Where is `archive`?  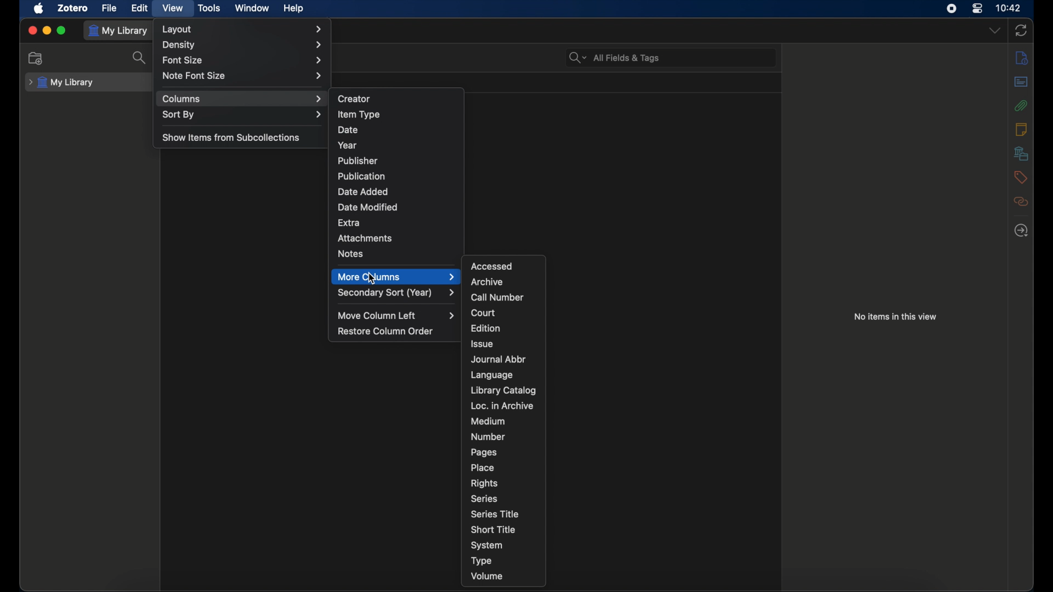 archive is located at coordinates (487, 281).